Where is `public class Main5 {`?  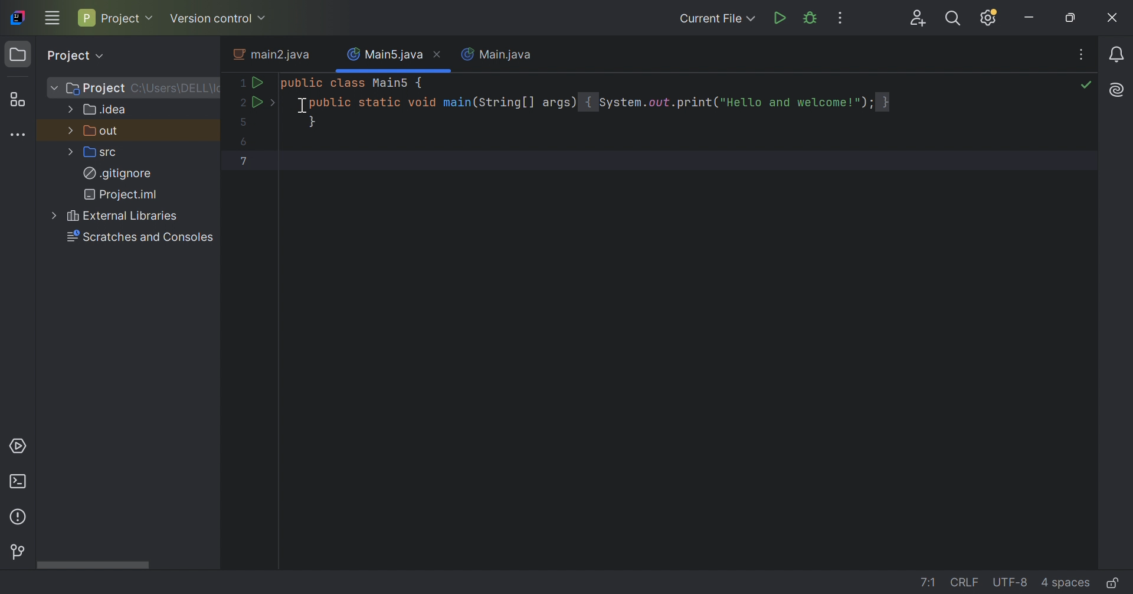 public class Main5 { is located at coordinates (353, 84).